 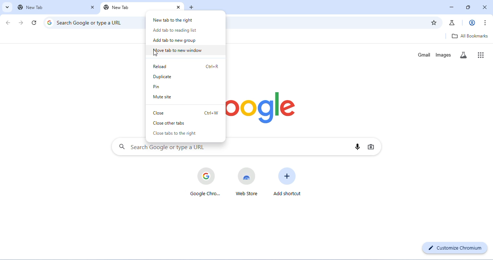 What do you see at coordinates (371, 147) in the screenshot?
I see `image search` at bounding box center [371, 147].